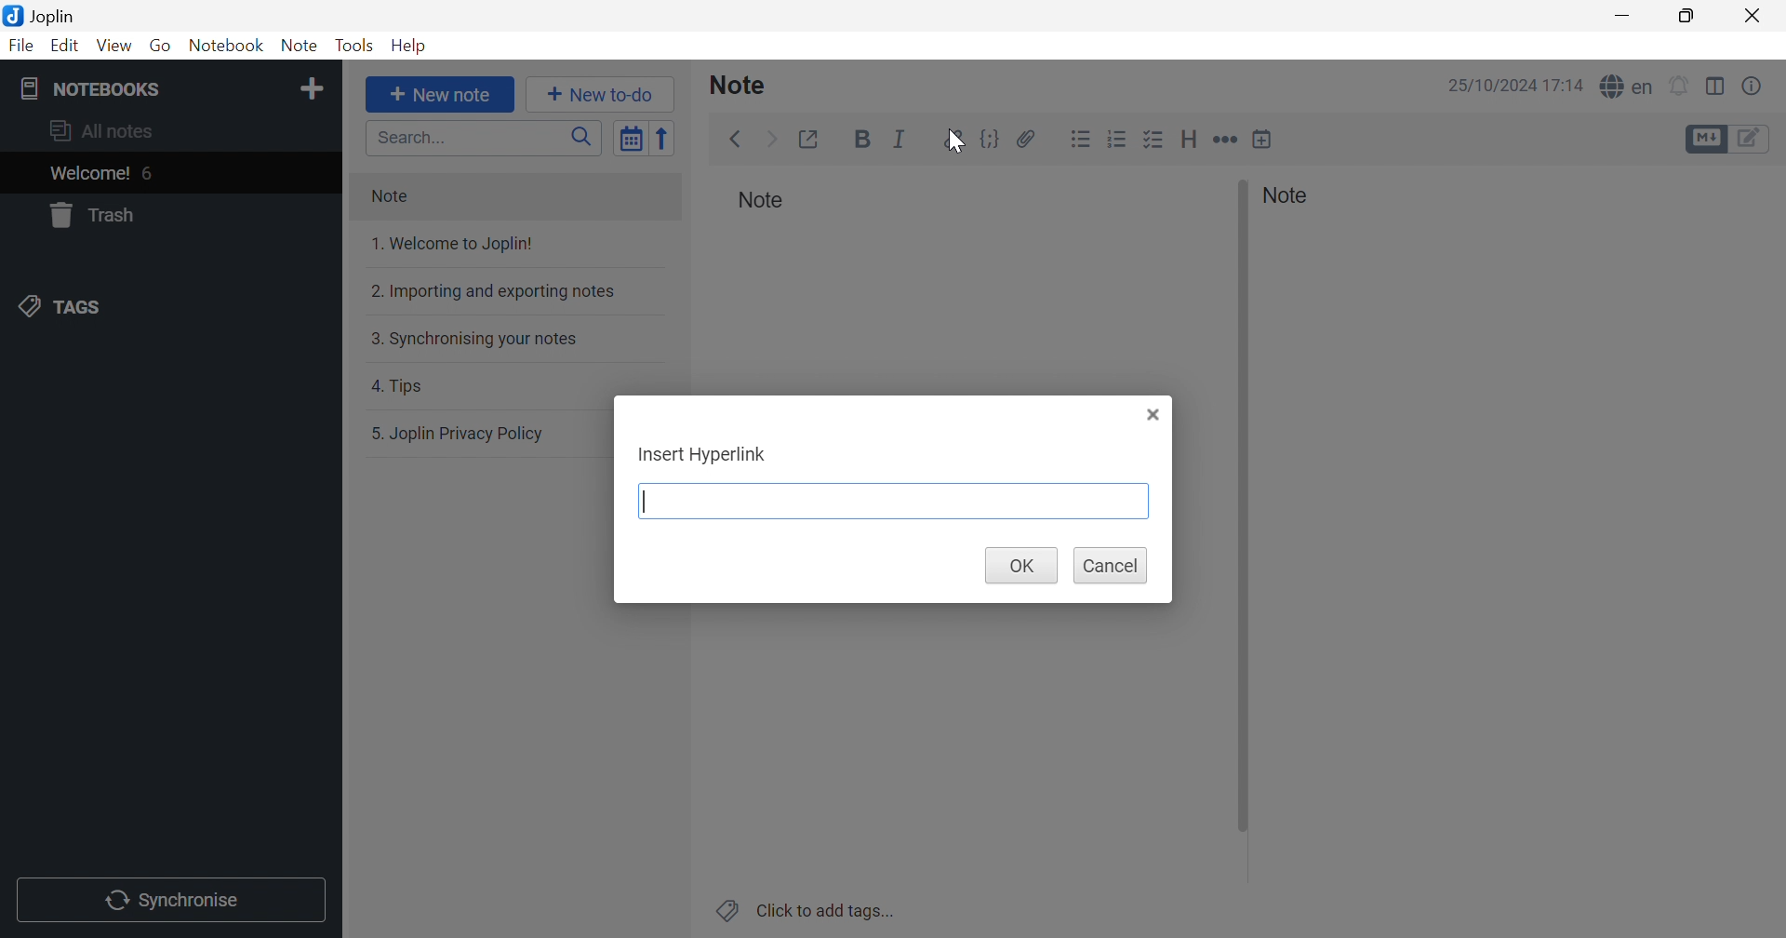 This screenshot has width=1786, height=938. What do you see at coordinates (509, 338) in the screenshot?
I see `3. Synchronising your notes` at bounding box center [509, 338].